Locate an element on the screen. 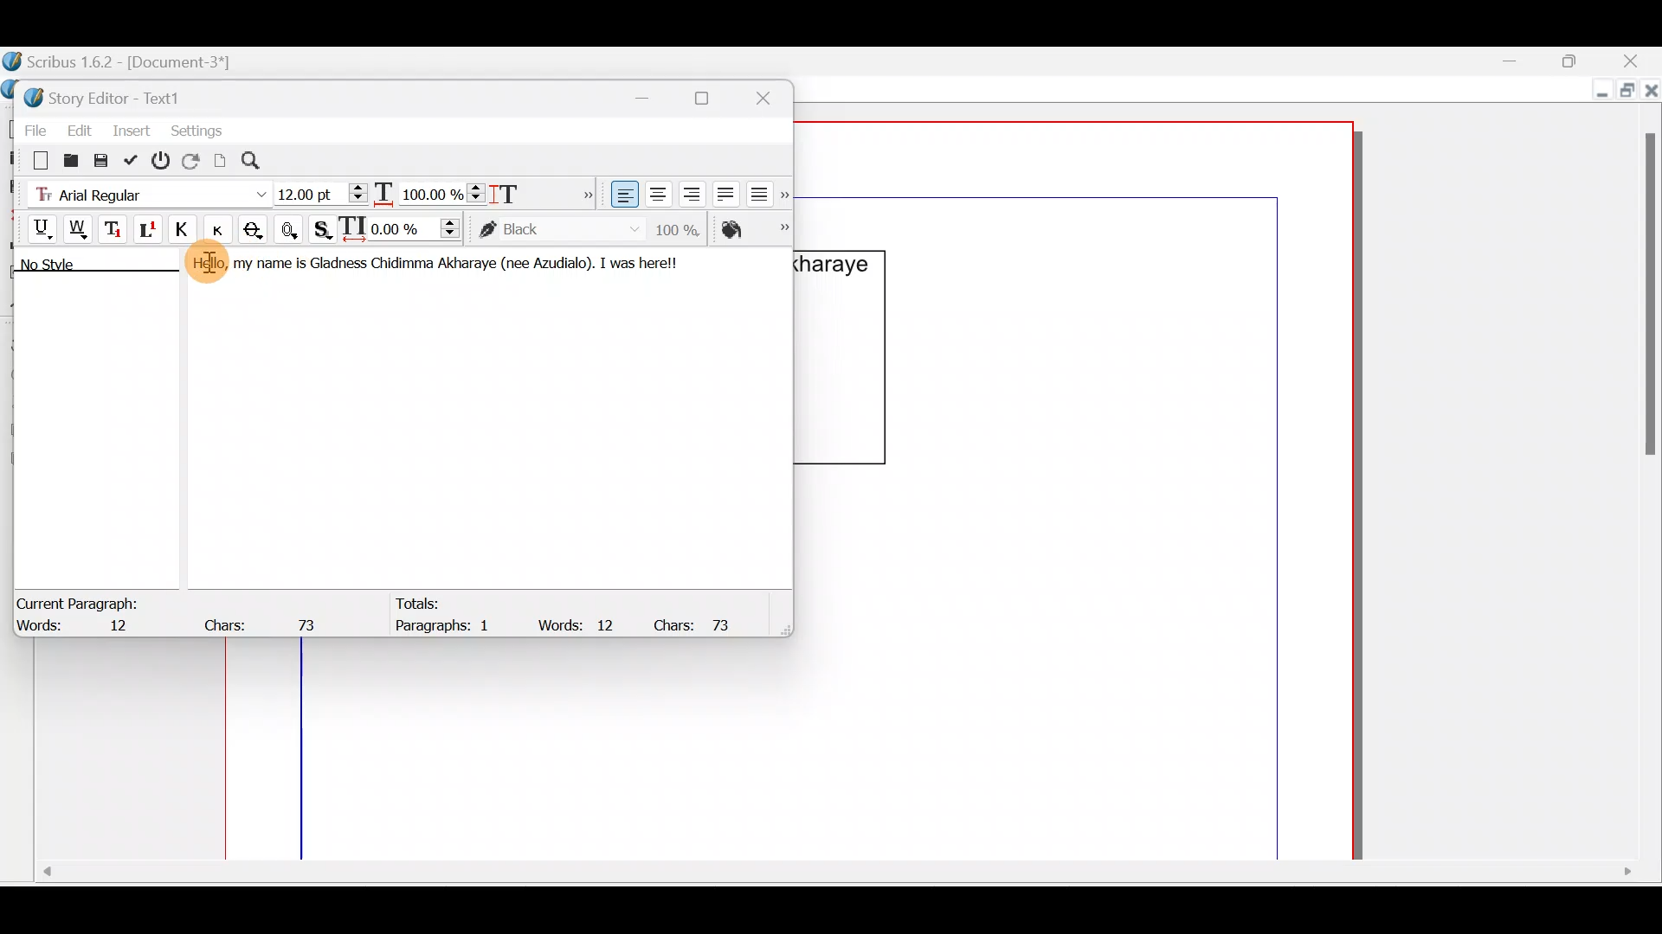 Image resolution: width=1662 pixels, height=934 pixels. (nee is located at coordinates (512, 264).